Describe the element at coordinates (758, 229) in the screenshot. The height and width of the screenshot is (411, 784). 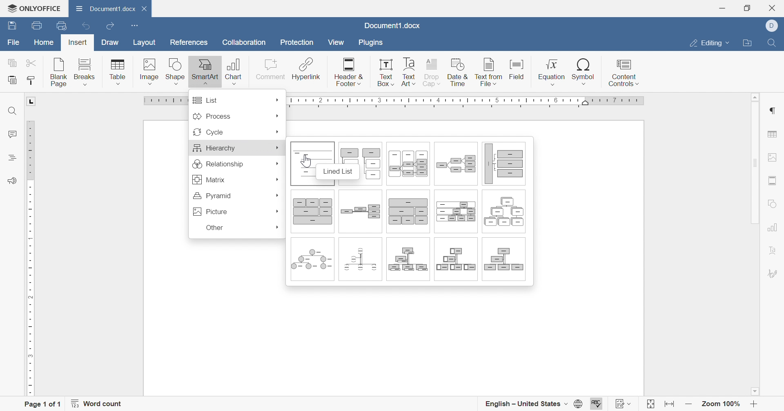
I see `Scroll bar` at that location.